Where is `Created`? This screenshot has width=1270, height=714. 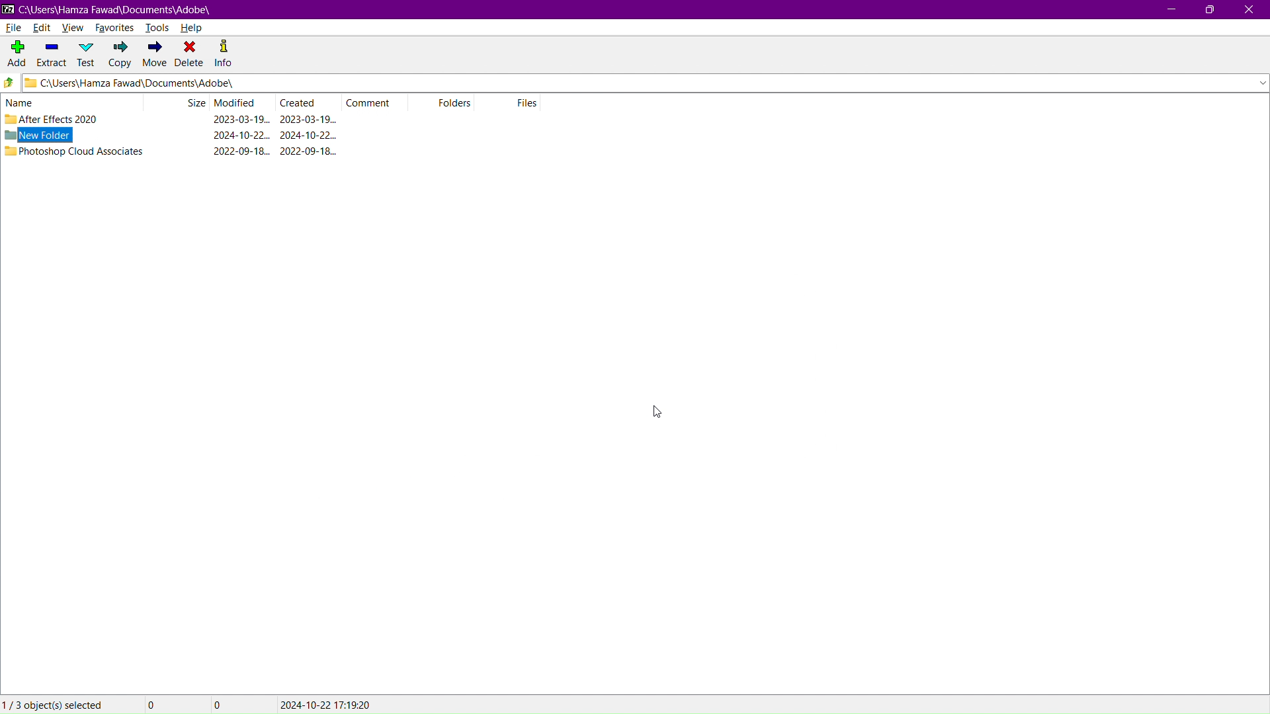 Created is located at coordinates (309, 102).